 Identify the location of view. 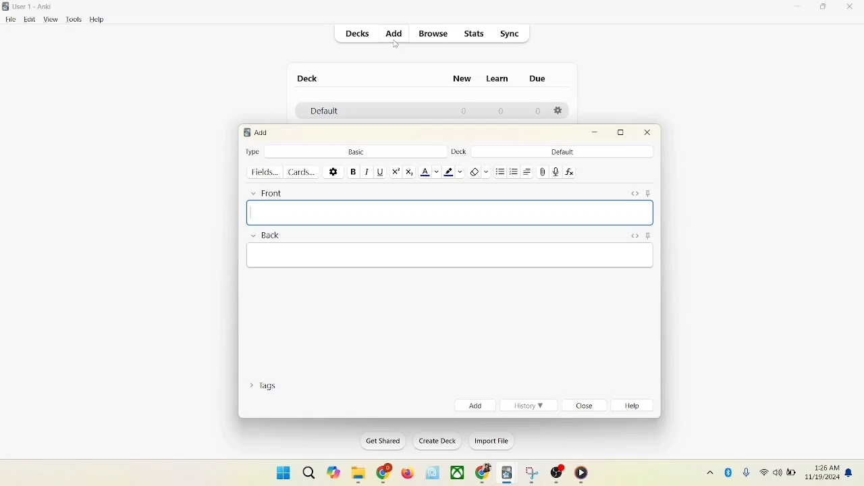
(52, 20).